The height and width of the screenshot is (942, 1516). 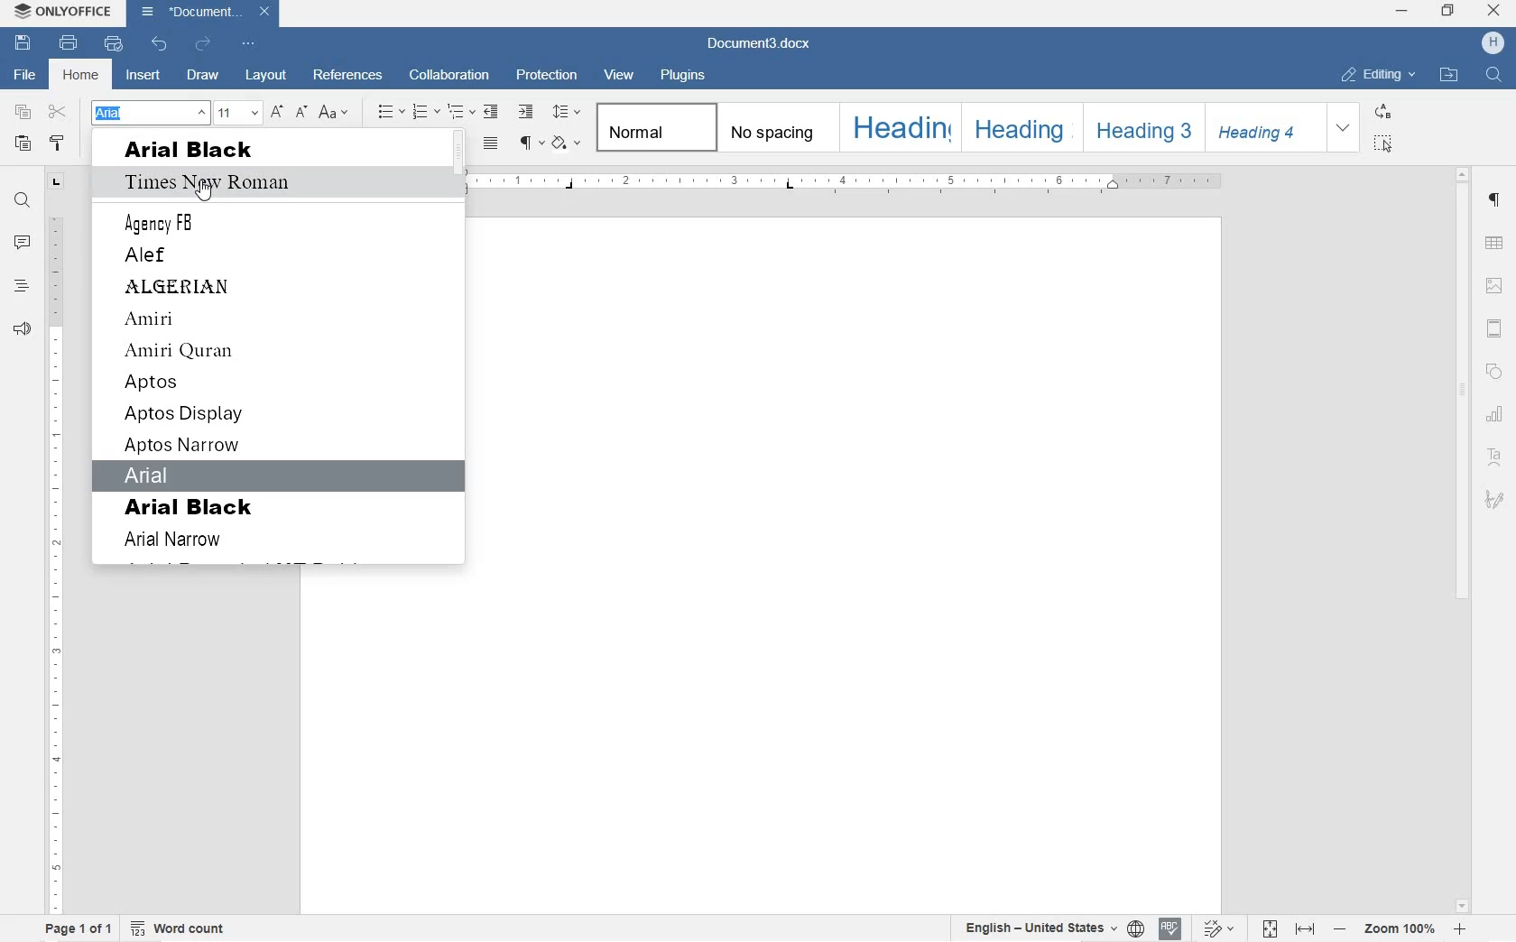 What do you see at coordinates (1496, 415) in the screenshot?
I see `CHART` at bounding box center [1496, 415].